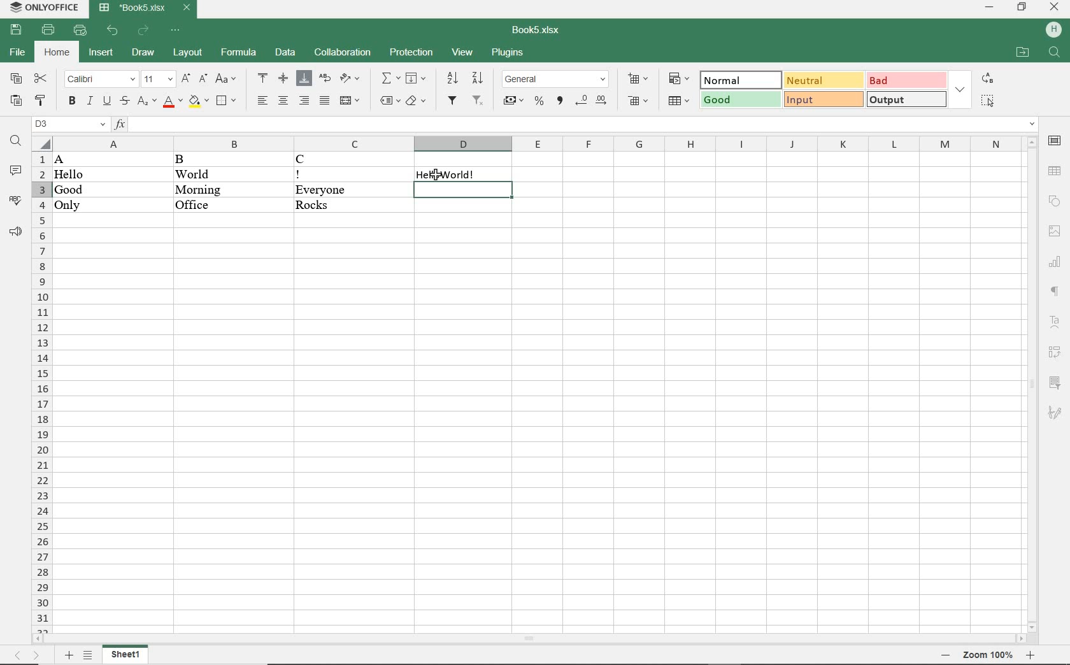 The width and height of the screenshot is (1070, 665). What do you see at coordinates (72, 103) in the screenshot?
I see `BOLD` at bounding box center [72, 103].